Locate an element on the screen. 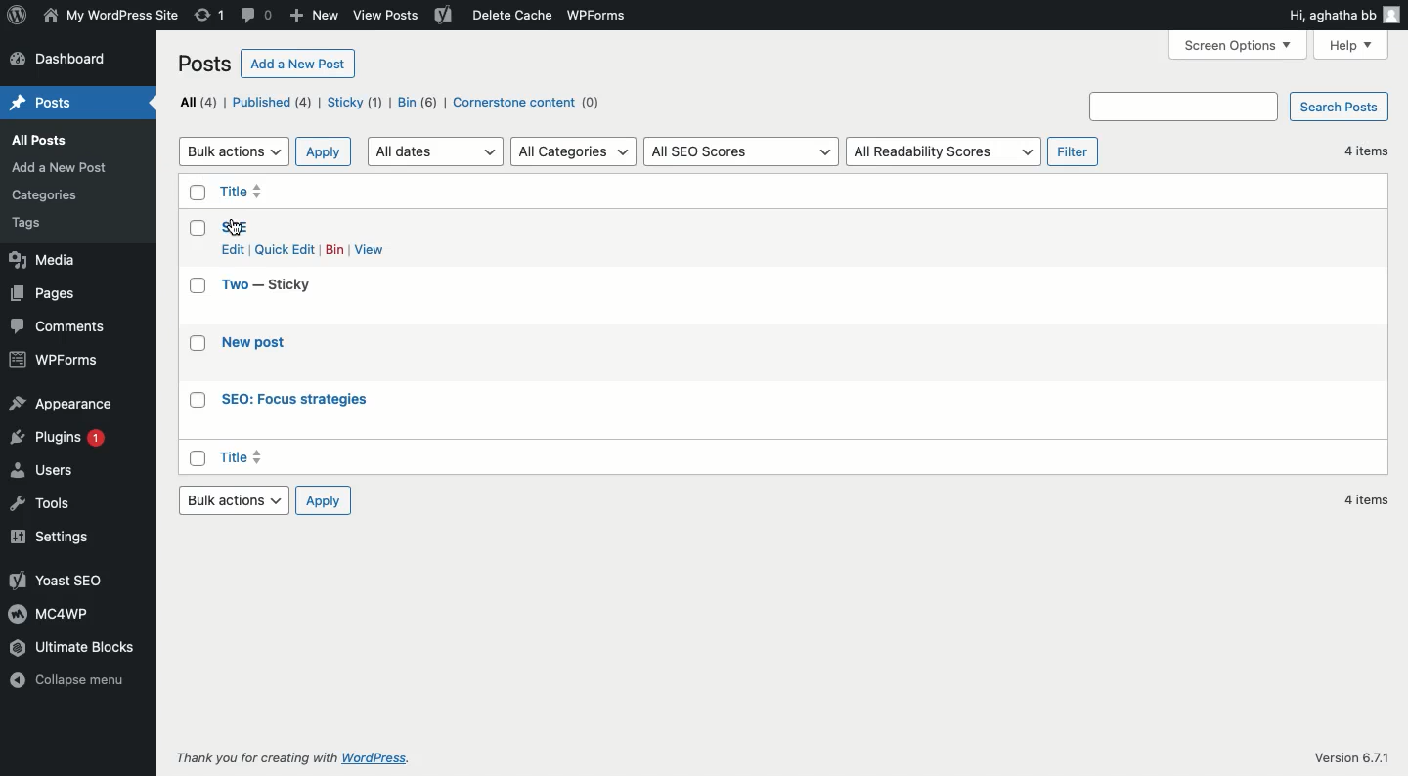  Bin is located at coordinates (417, 102).